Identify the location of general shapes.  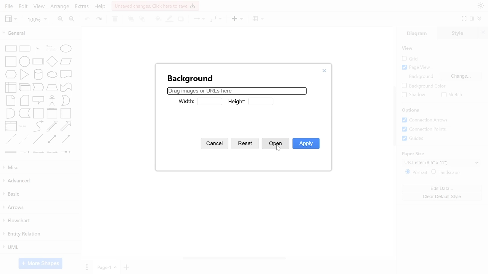
(66, 126).